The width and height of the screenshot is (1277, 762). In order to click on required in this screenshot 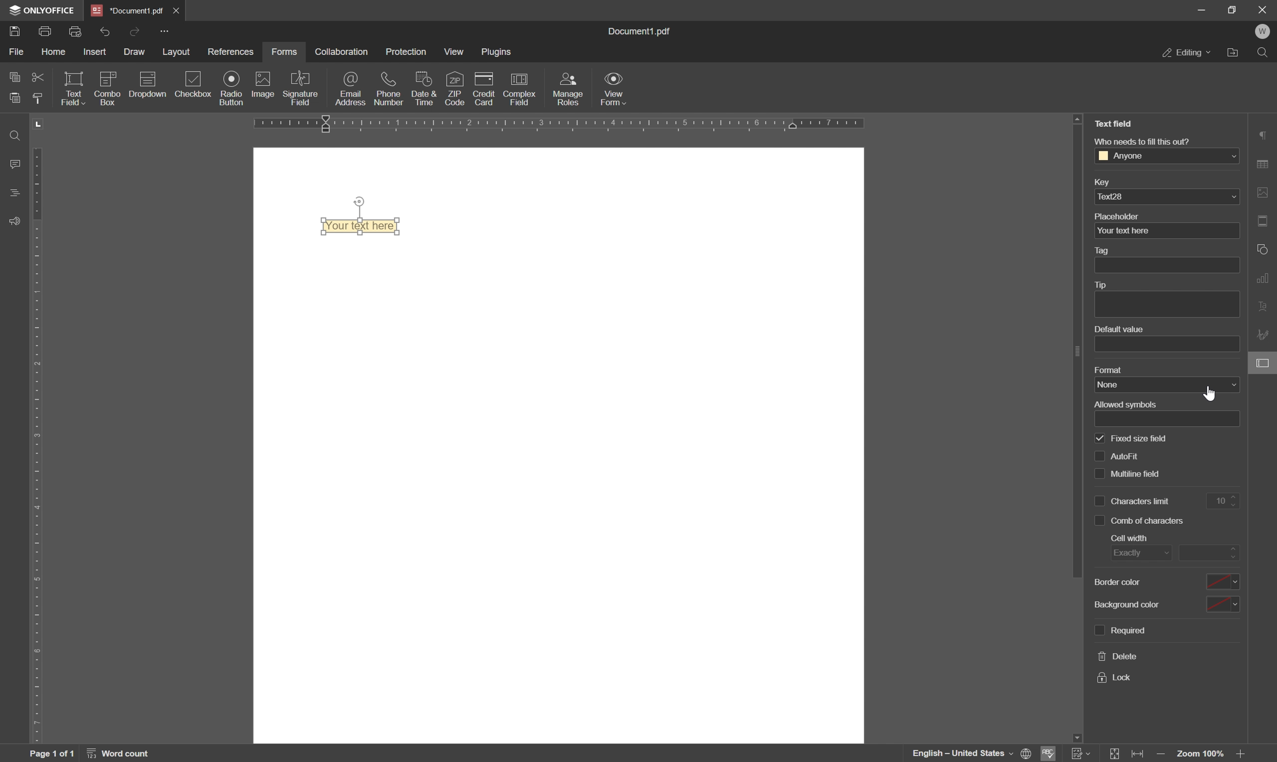, I will do `click(1121, 630)`.